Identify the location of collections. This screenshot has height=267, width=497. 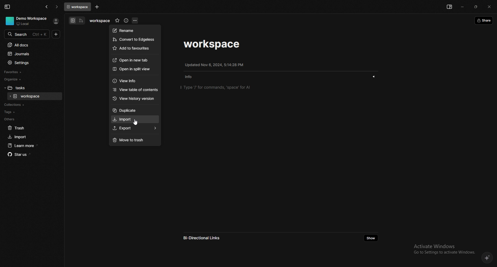
(30, 105).